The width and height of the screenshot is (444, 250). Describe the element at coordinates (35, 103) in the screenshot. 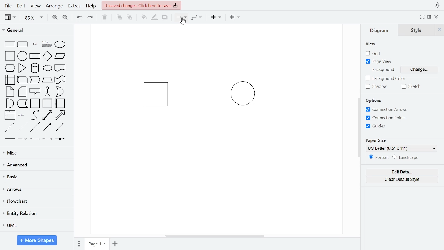

I see `container` at that location.